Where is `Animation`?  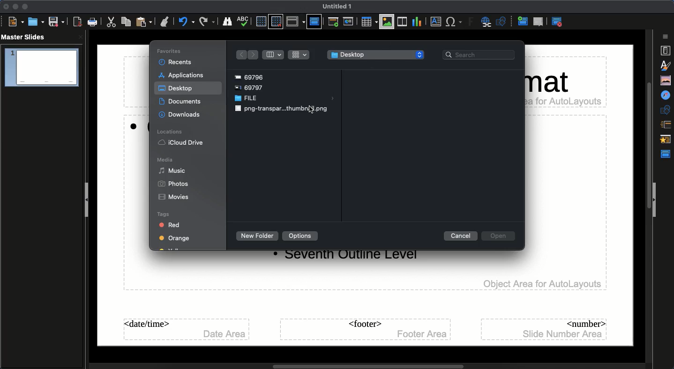
Animation is located at coordinates (667, 140).